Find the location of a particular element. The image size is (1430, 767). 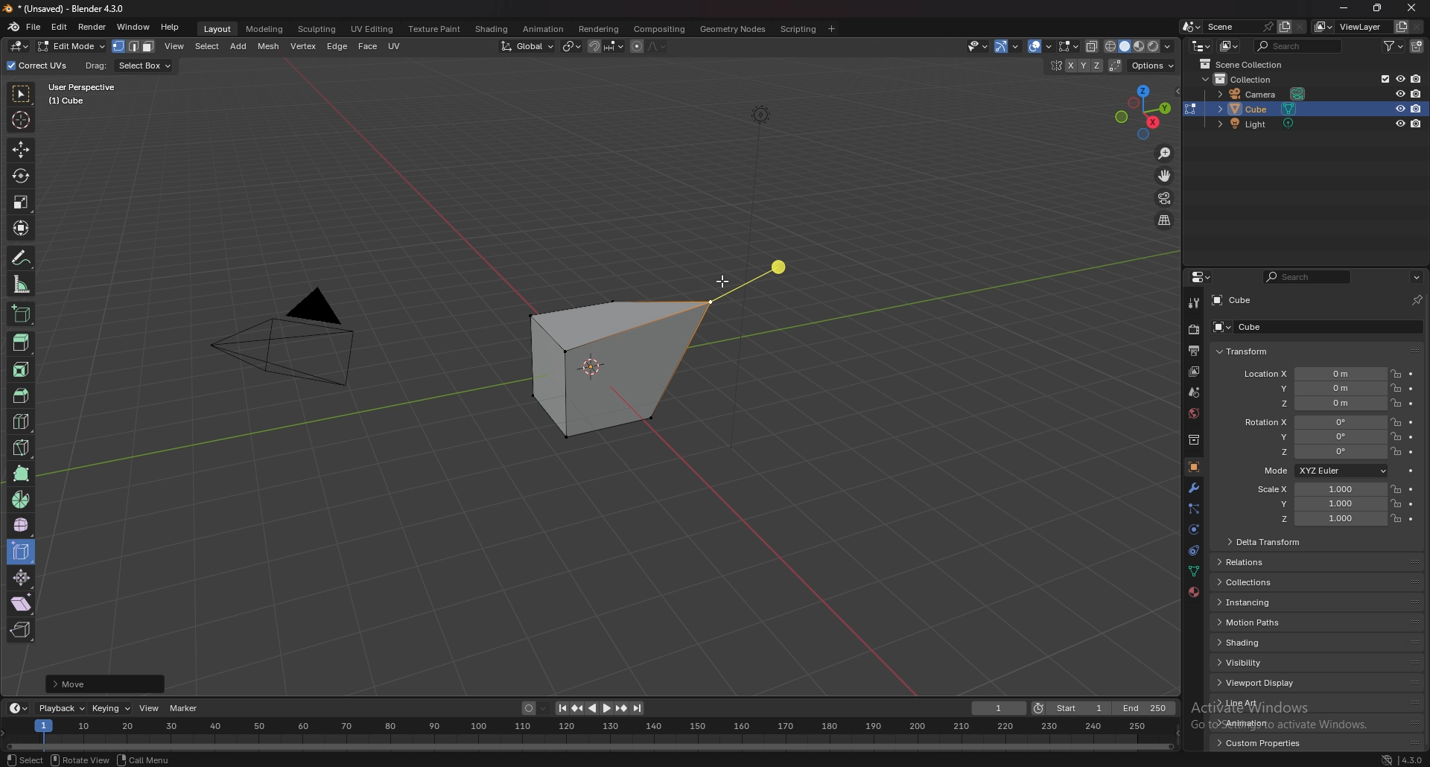

cursor is located at coordinates (725, 283).